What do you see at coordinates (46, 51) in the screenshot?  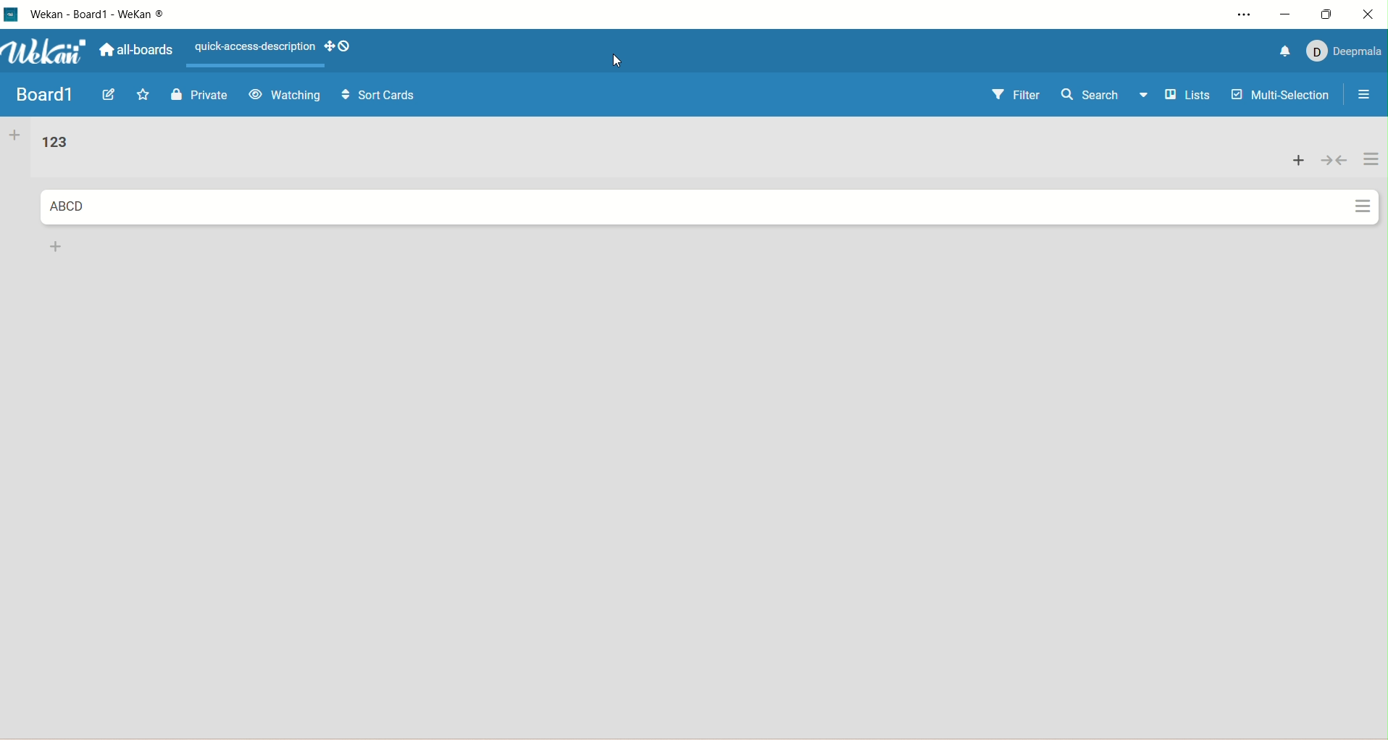 I see `wekan` at bounding box center [46, 51].